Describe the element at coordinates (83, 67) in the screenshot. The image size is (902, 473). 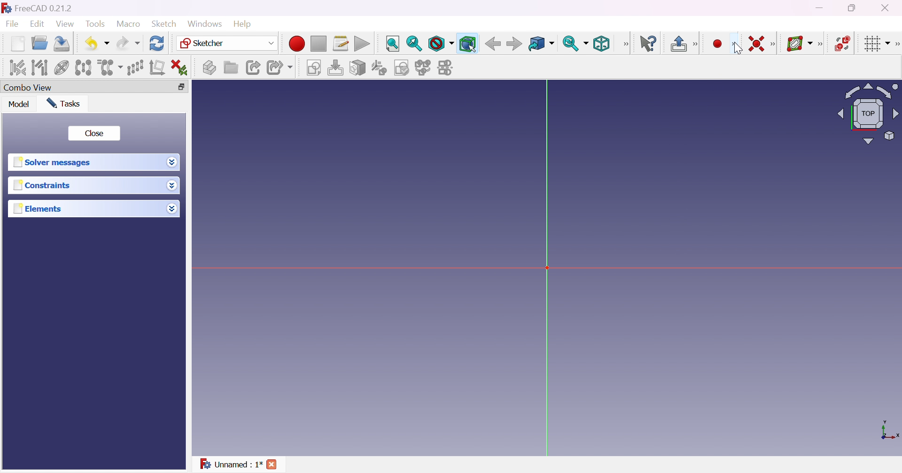
I see `Symmetry` at that location.